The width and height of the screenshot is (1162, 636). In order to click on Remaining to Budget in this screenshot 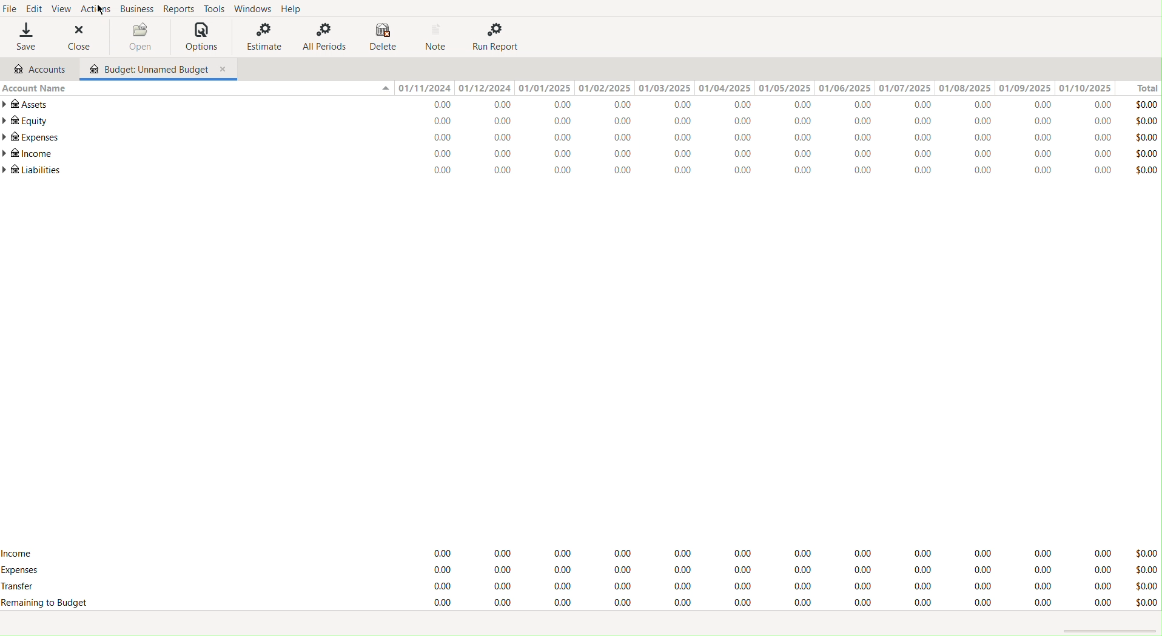, I will do `click(771, 603)`.